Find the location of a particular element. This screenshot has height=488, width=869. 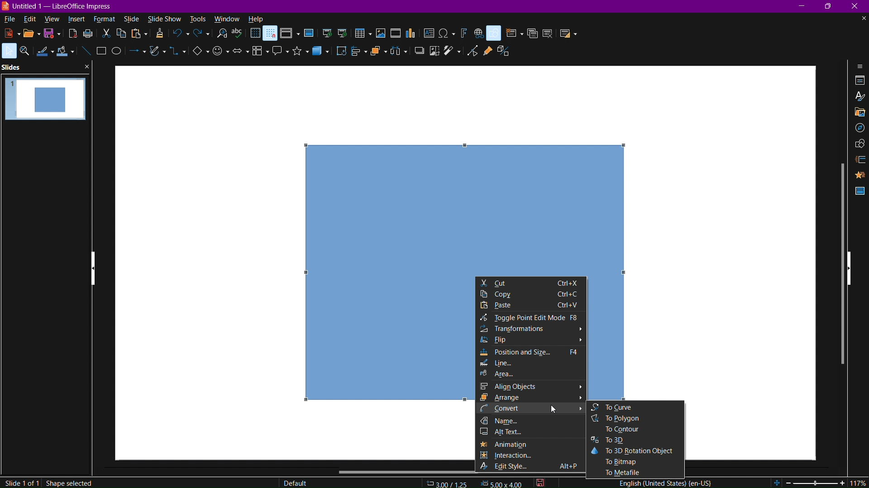

Flip is located at coordinates (531, 341).